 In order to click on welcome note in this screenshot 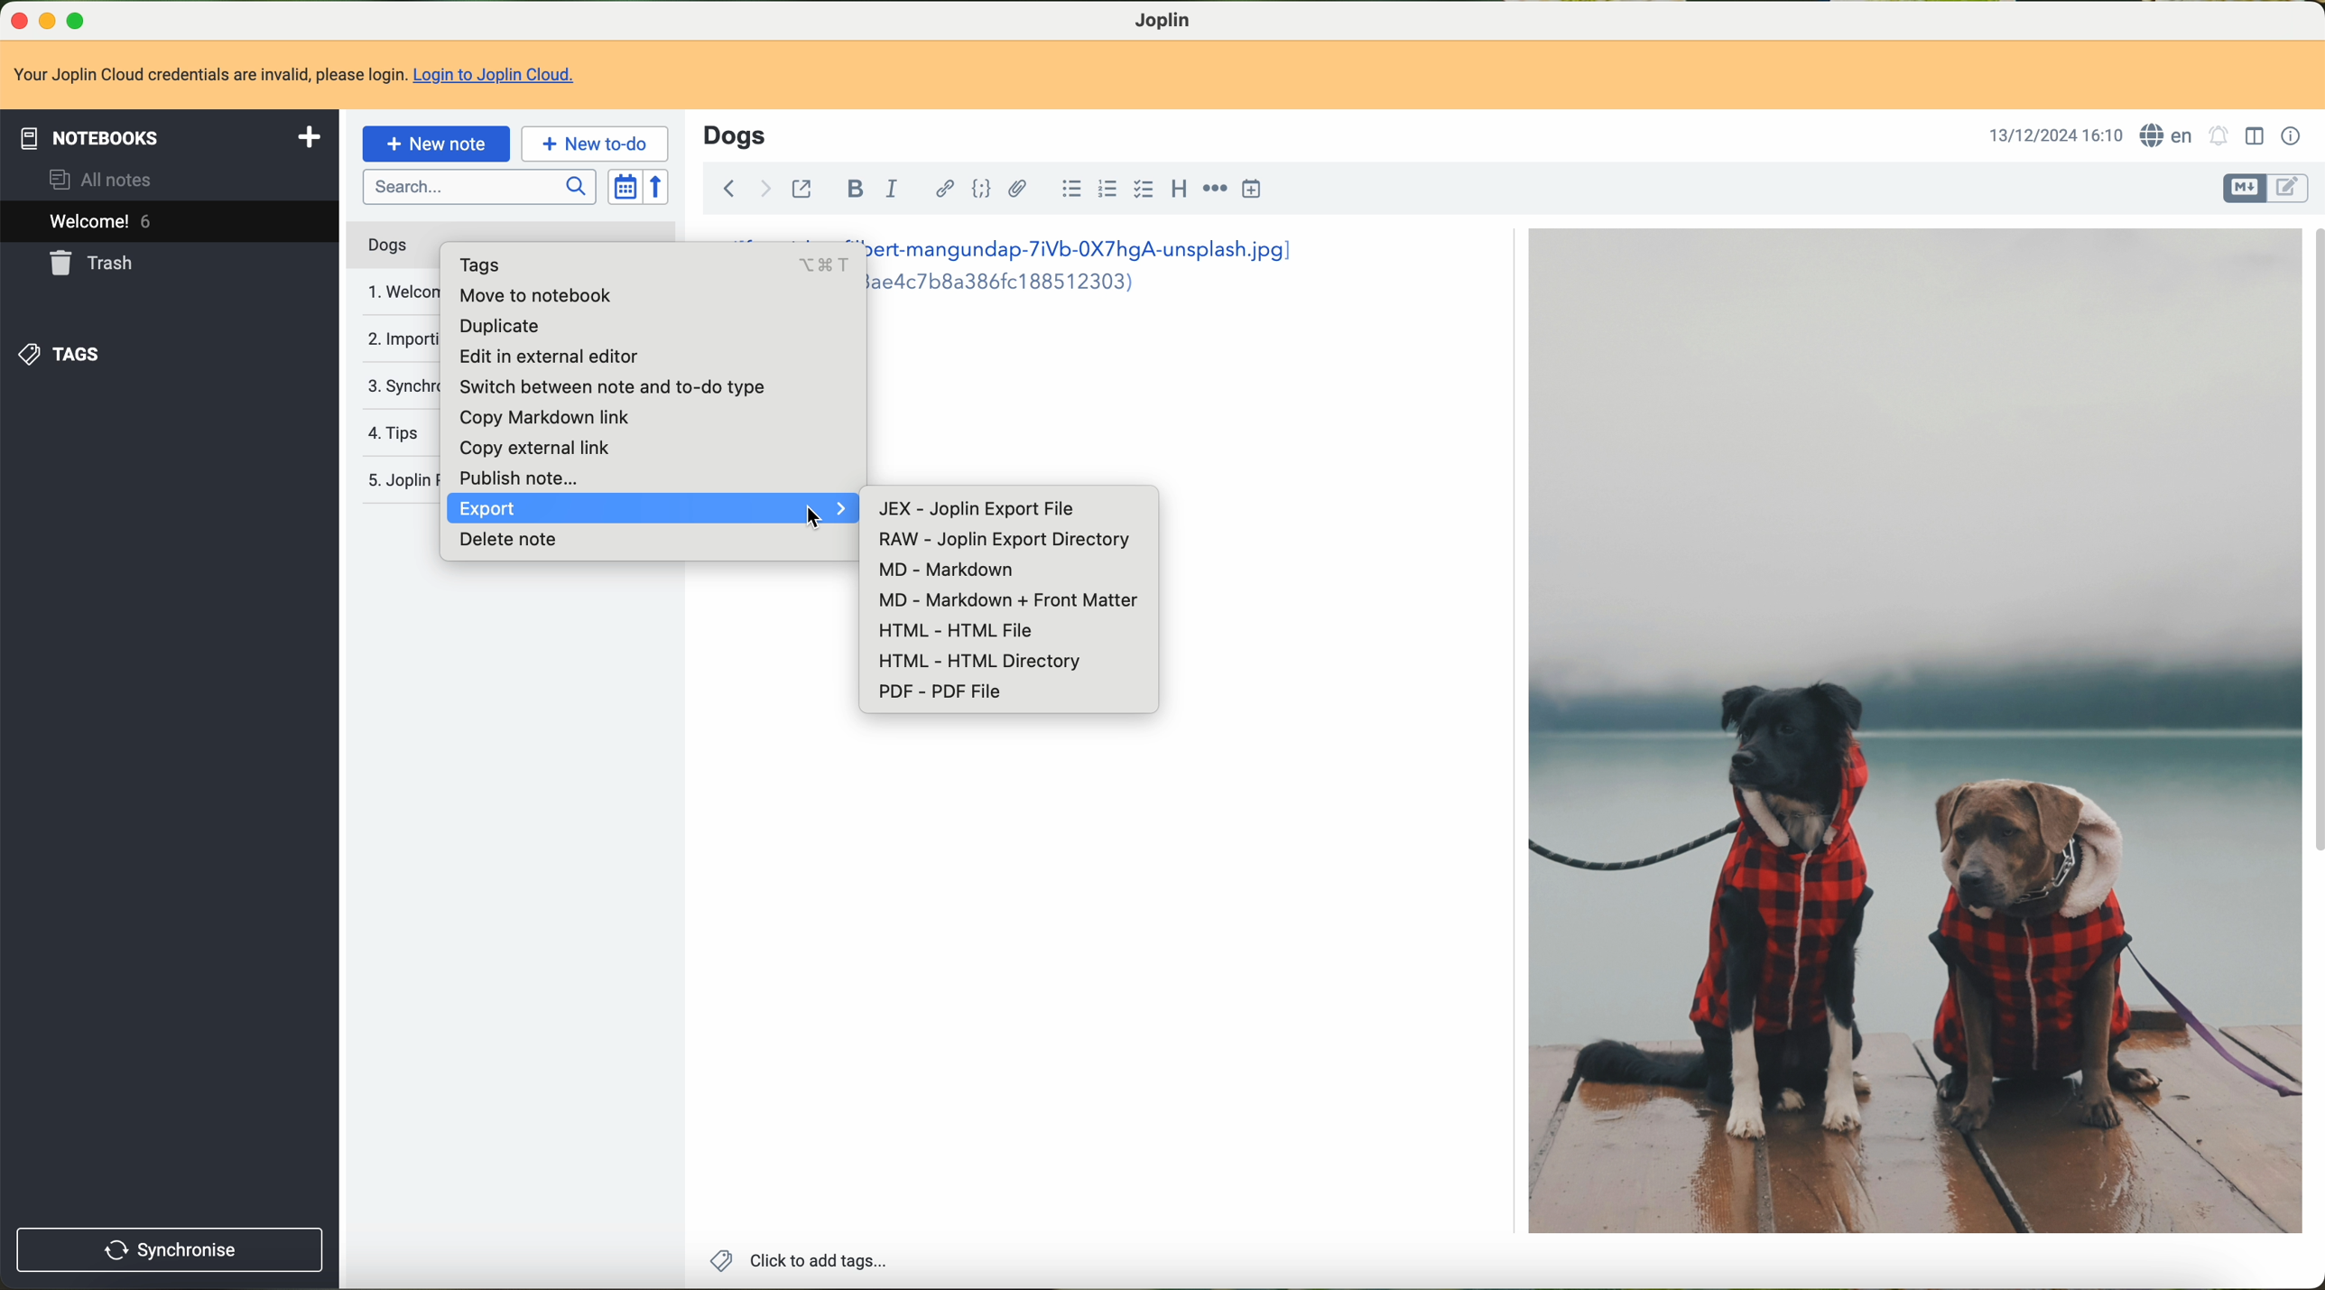, I will do `click(396, 289)`.